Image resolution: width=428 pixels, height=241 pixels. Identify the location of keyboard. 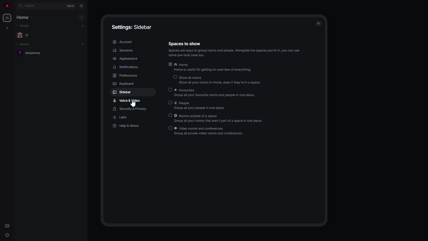
(123, 84).